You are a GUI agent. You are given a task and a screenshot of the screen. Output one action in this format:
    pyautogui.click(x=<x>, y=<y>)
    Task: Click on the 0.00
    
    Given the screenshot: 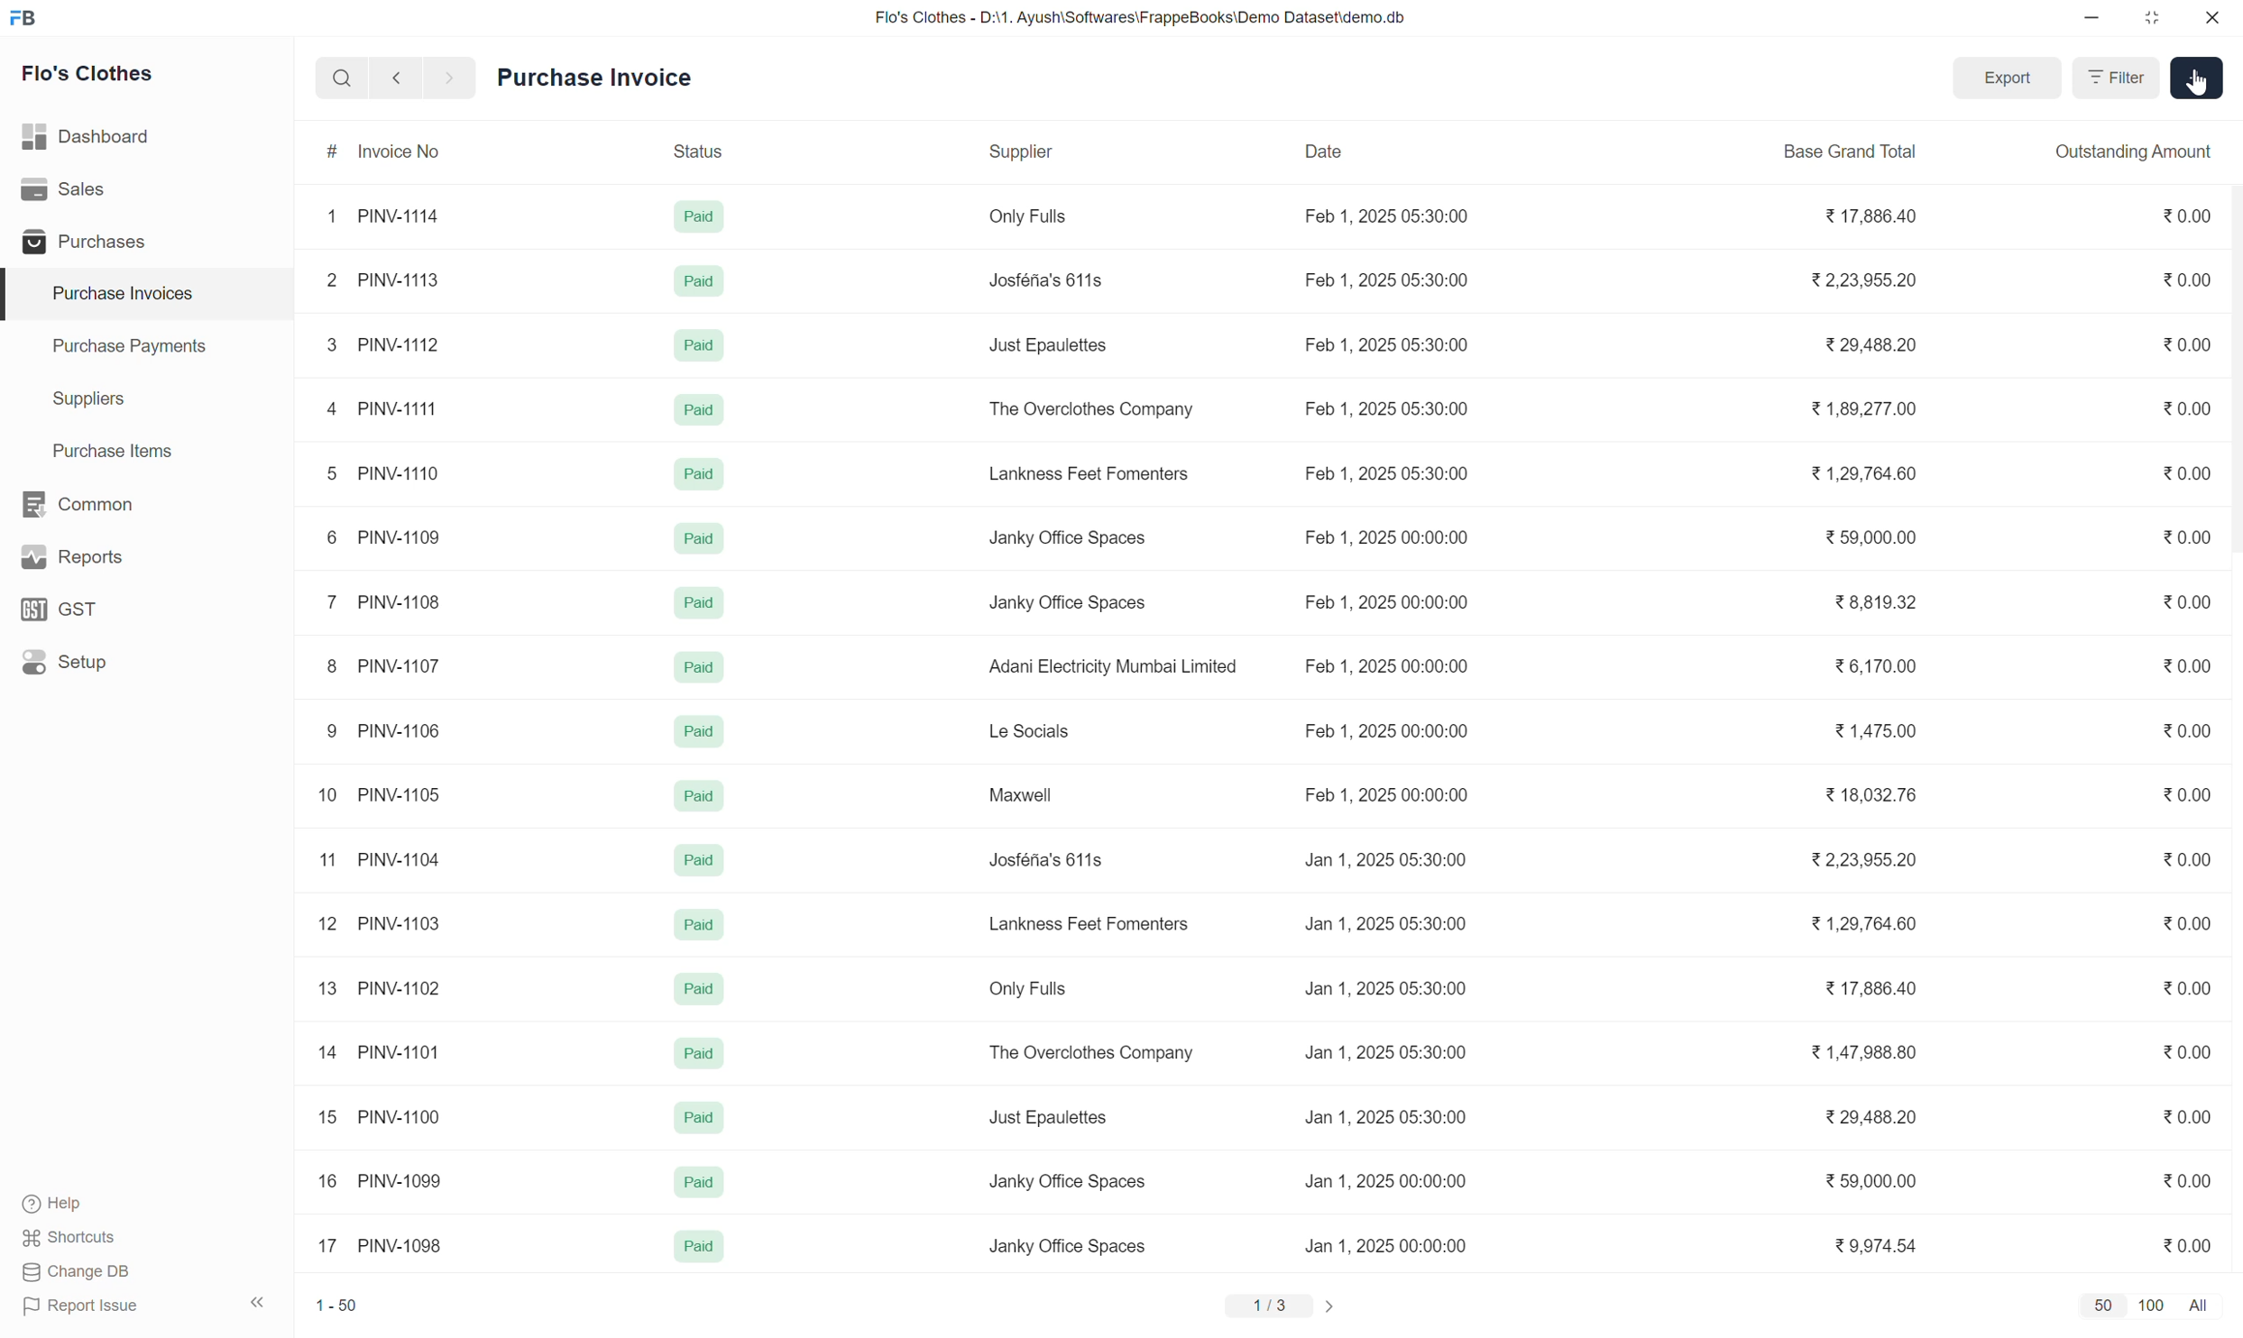 What is the action you would take?
    pyautogui.click(x=2186, y=859)
    